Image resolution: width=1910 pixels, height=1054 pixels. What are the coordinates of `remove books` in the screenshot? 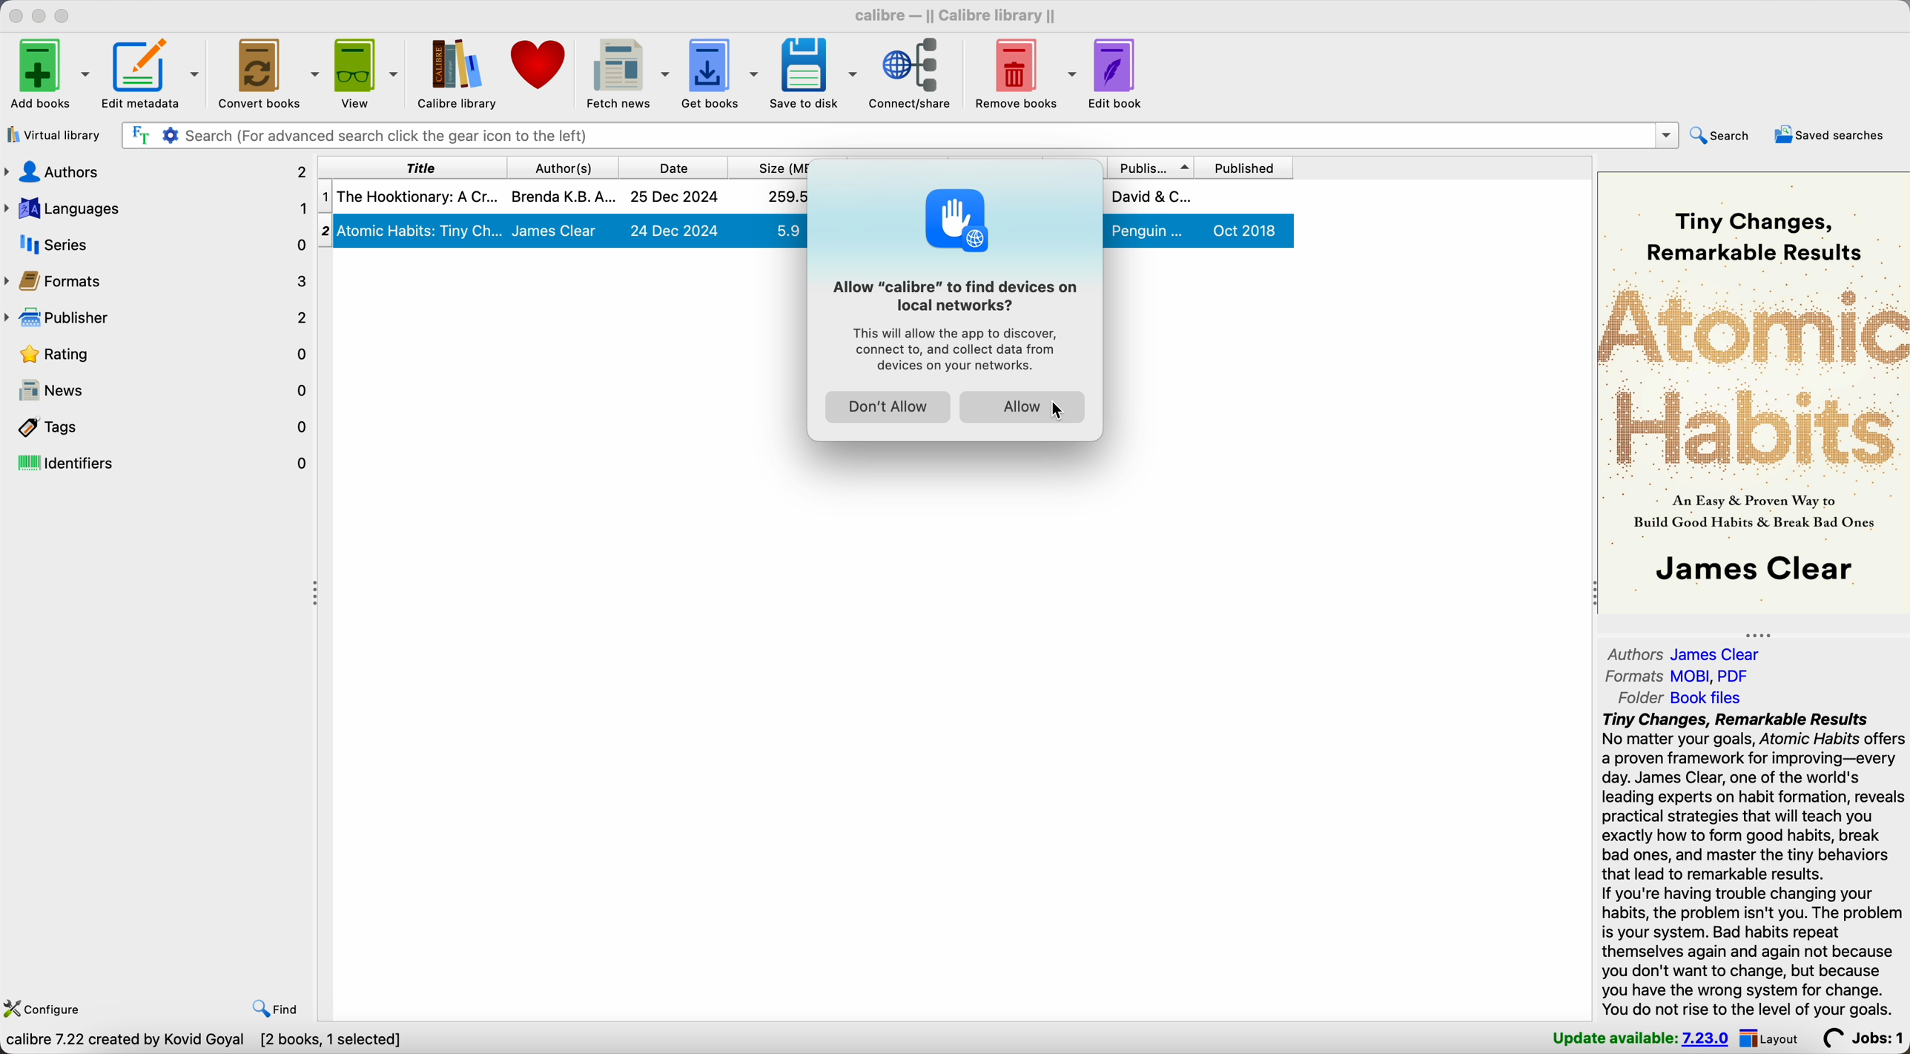 It's located at (1022, 72).